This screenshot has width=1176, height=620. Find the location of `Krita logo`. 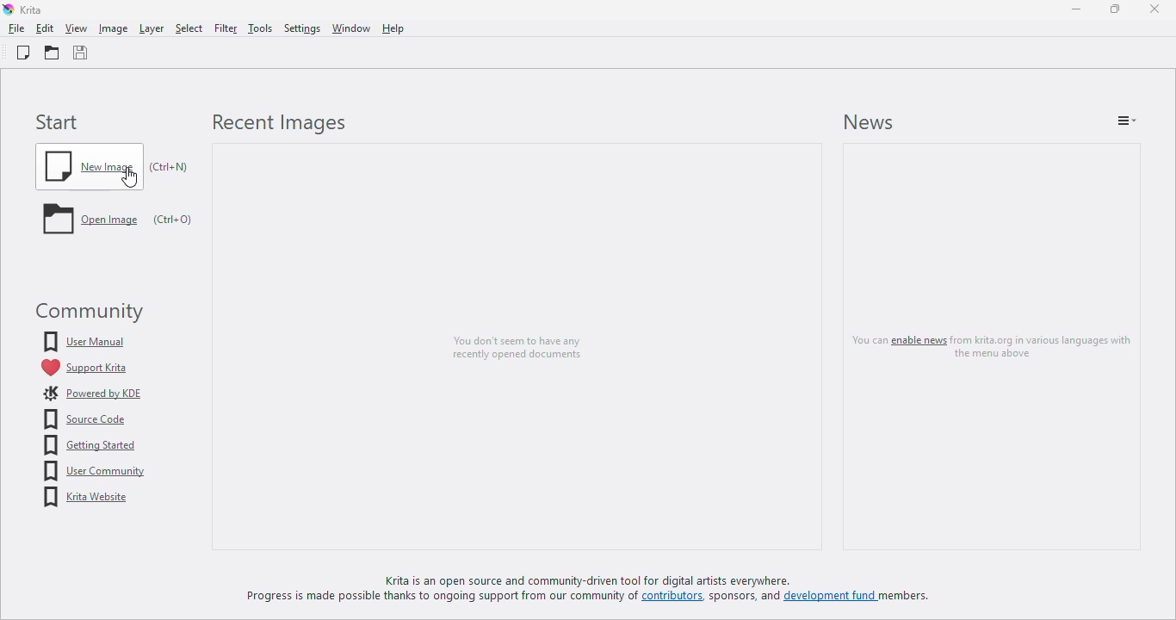

Krita logo is located at coordinates (9, 9).